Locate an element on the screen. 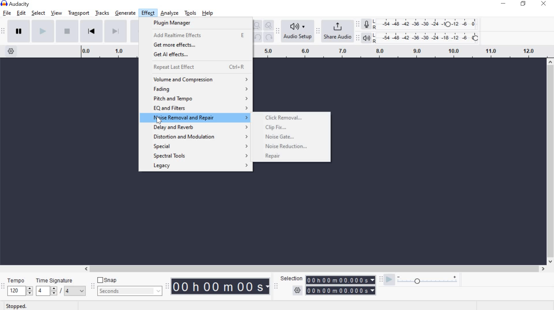 The width and height of the screenshot is (554, 310). get more effects is located at coordinates (179, 44).